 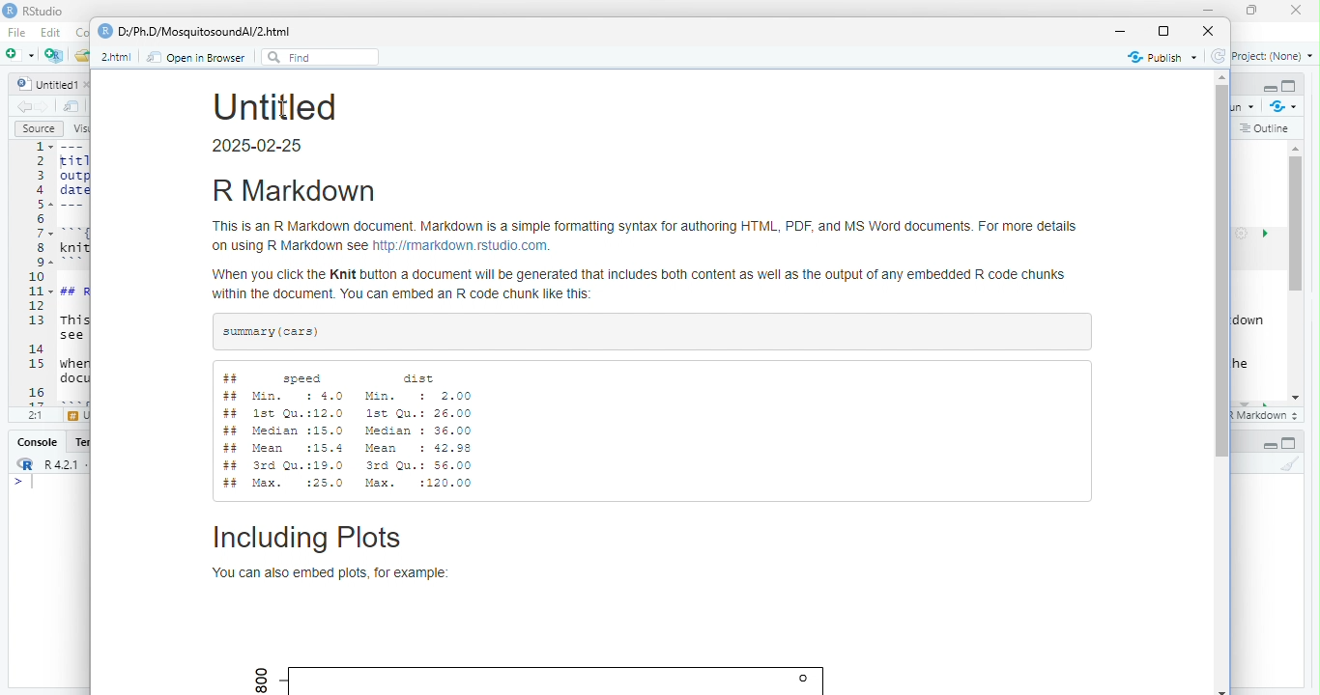 What do you see at coordinates (40, 128) in the screenshot?
I see `Source` at bounding box center [40, 128].